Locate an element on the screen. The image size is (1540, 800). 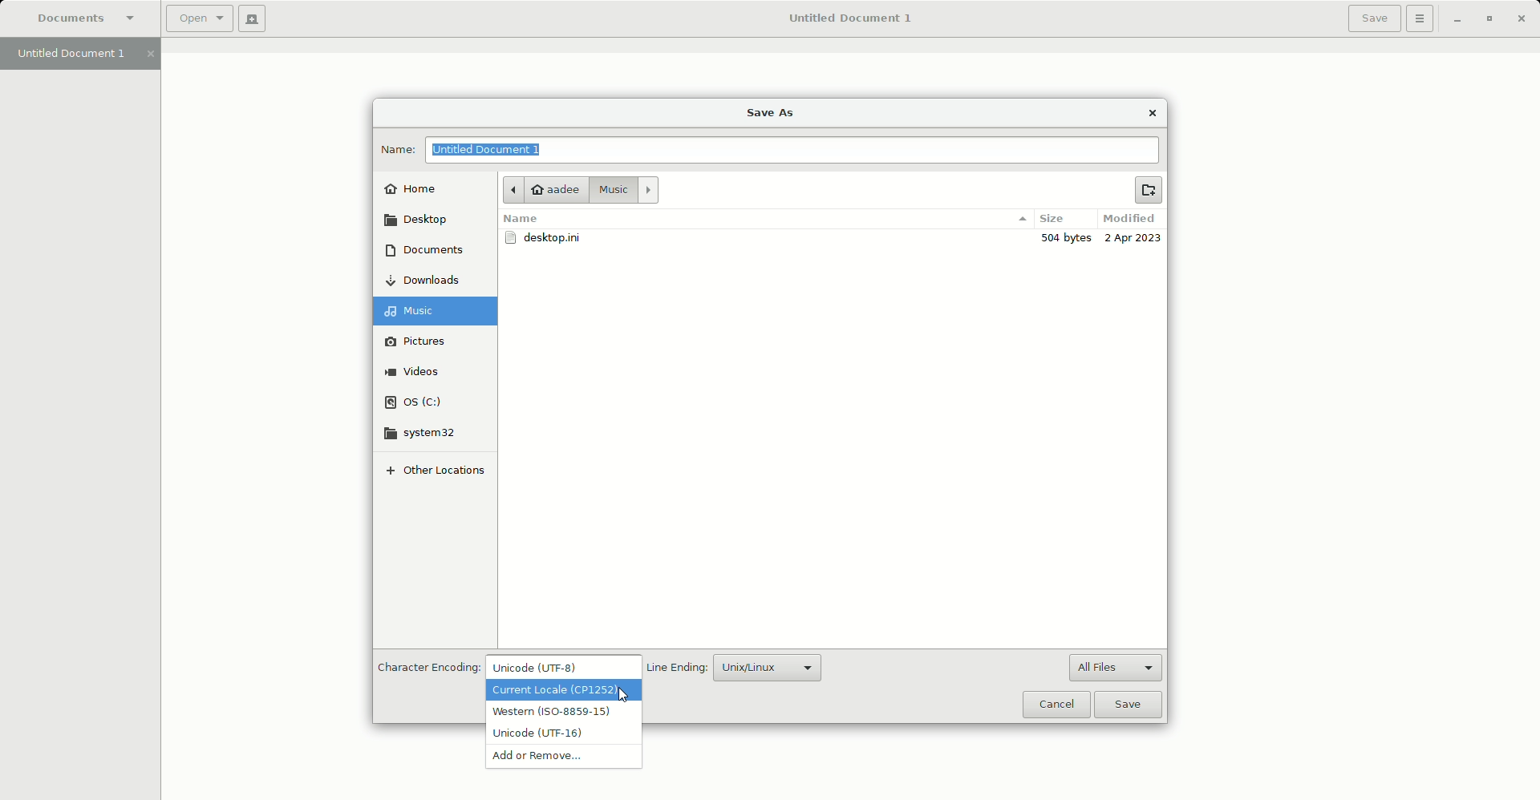
Music is located at coordinates (626, 189).